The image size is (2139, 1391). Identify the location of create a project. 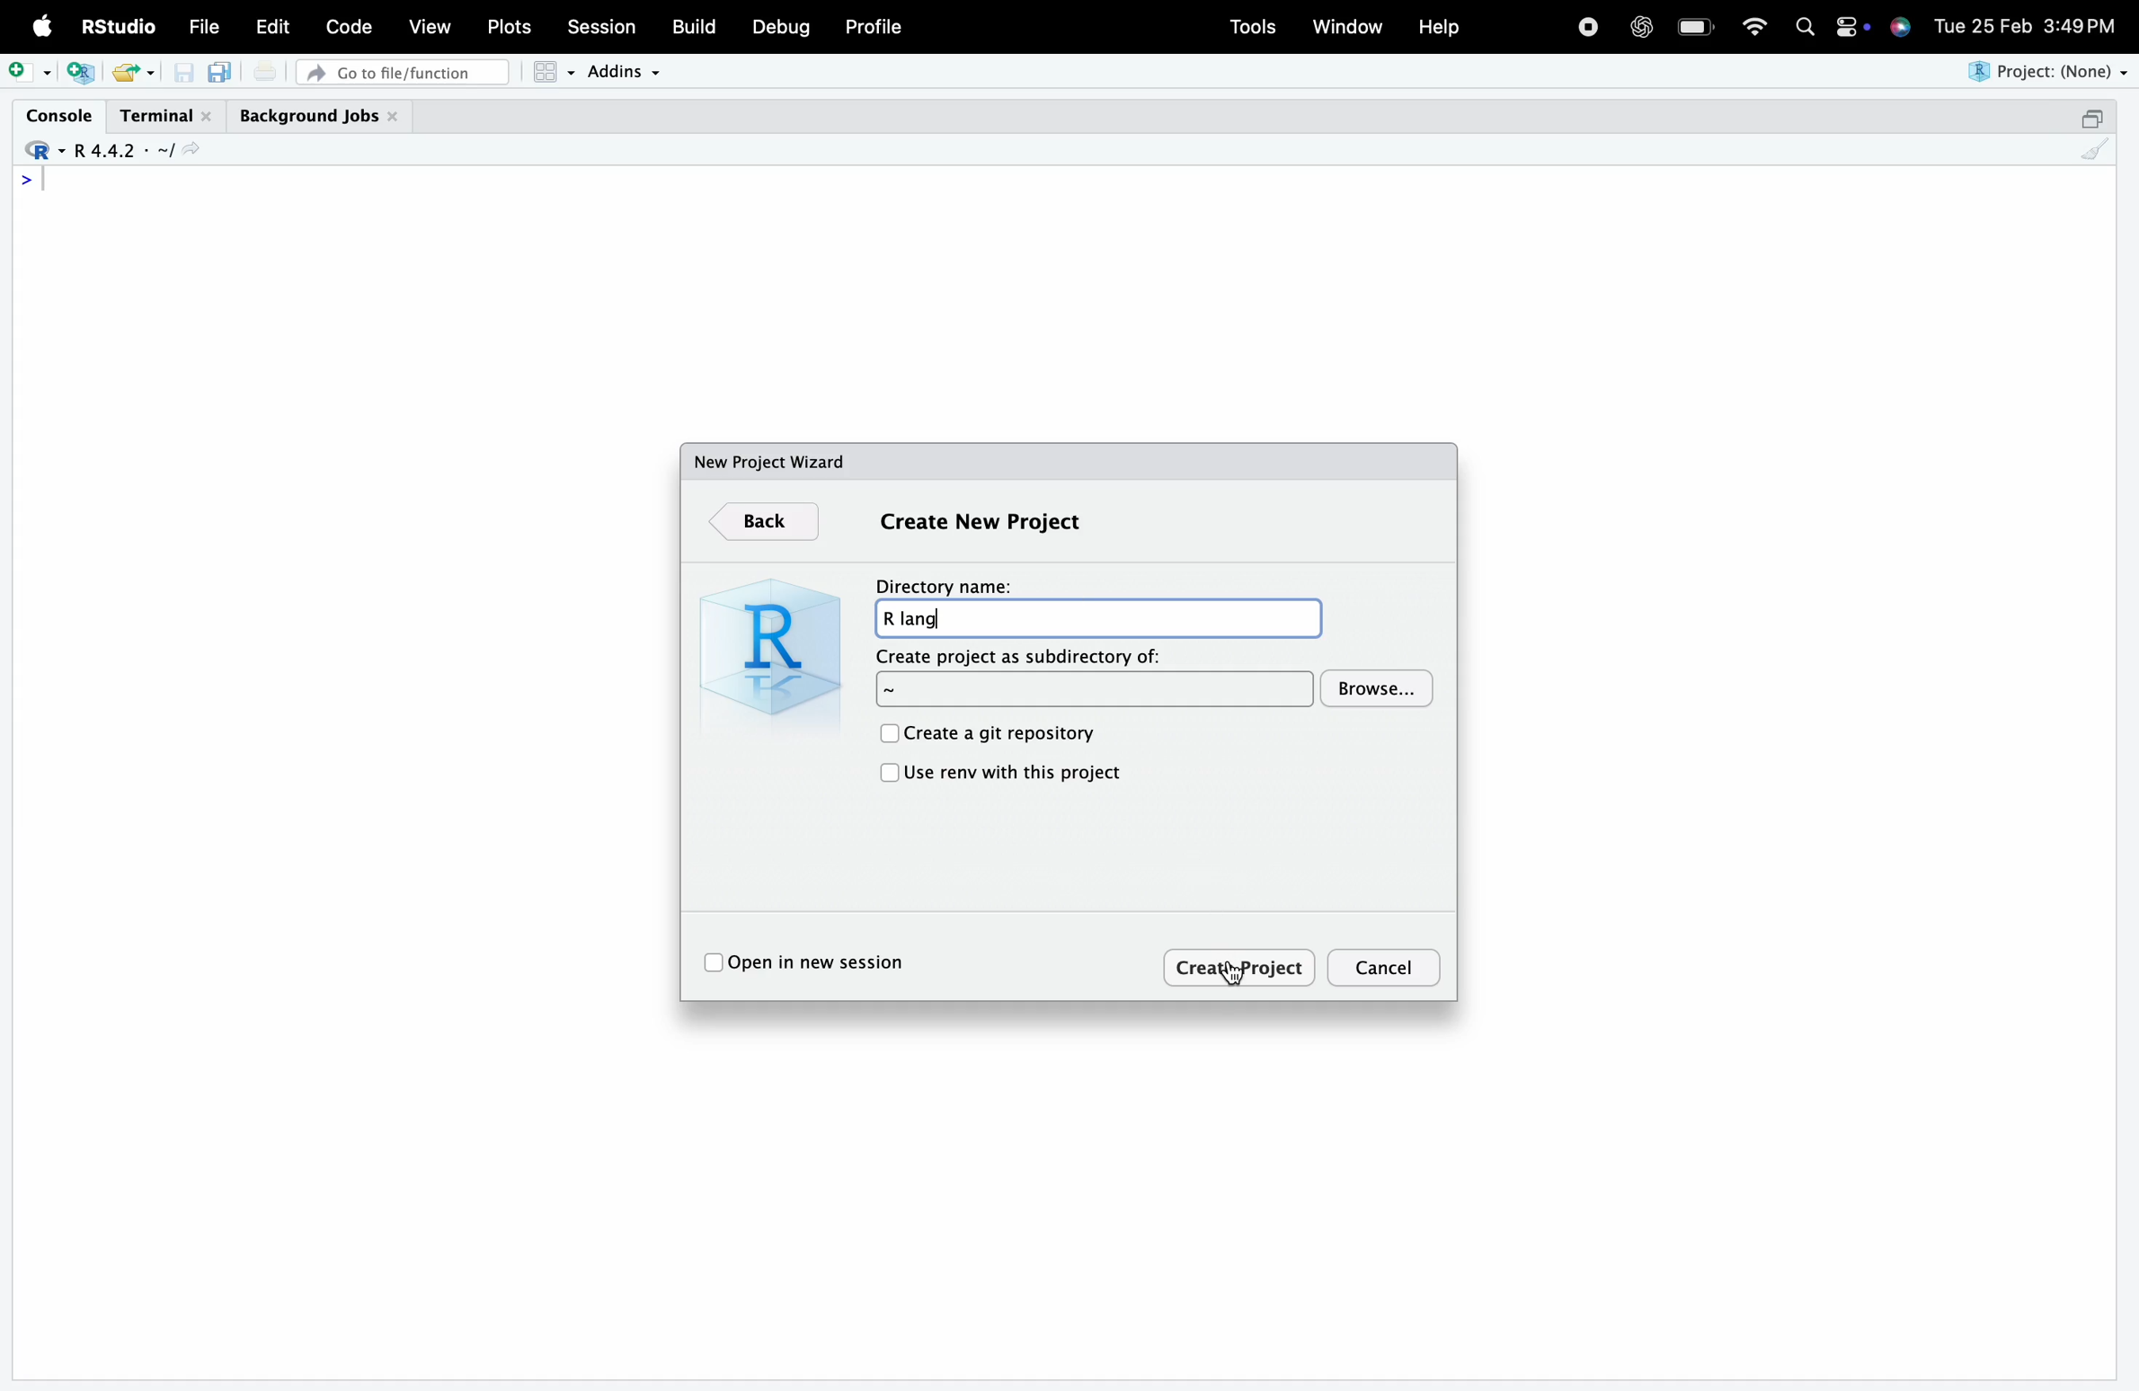
(81, 73).